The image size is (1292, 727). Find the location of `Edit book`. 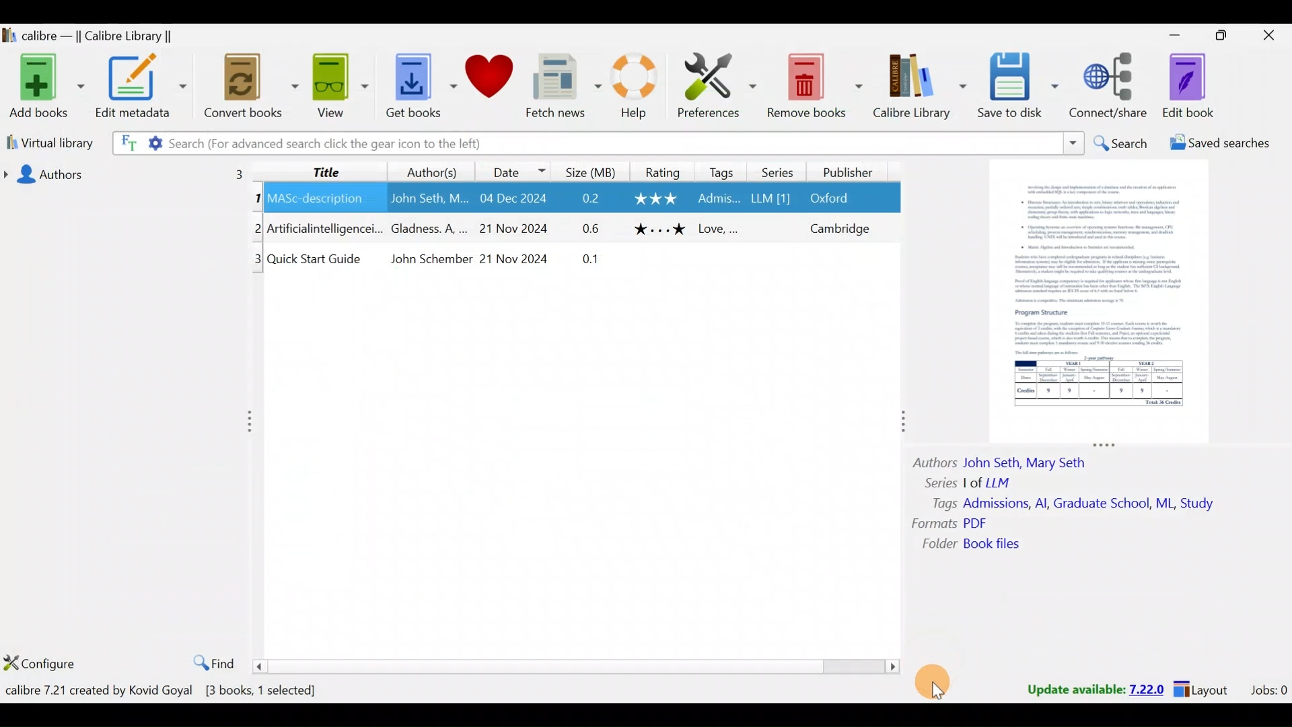

Edit book is located at coordinates (1201, 85).